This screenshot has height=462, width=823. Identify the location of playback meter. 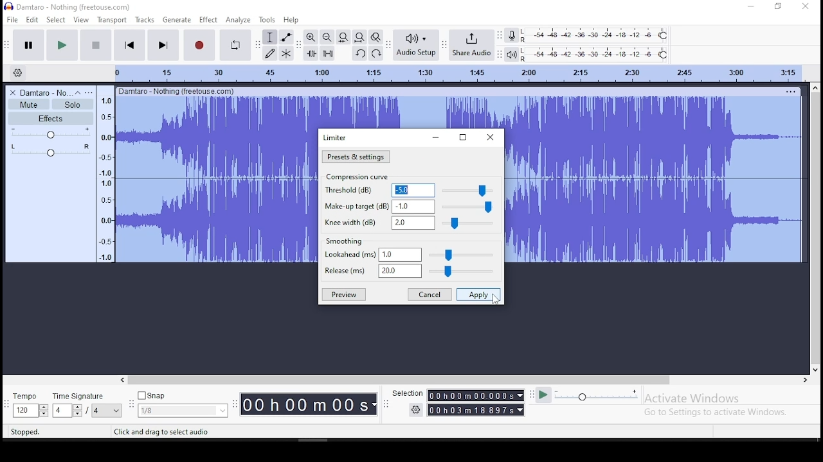
(511, 55).